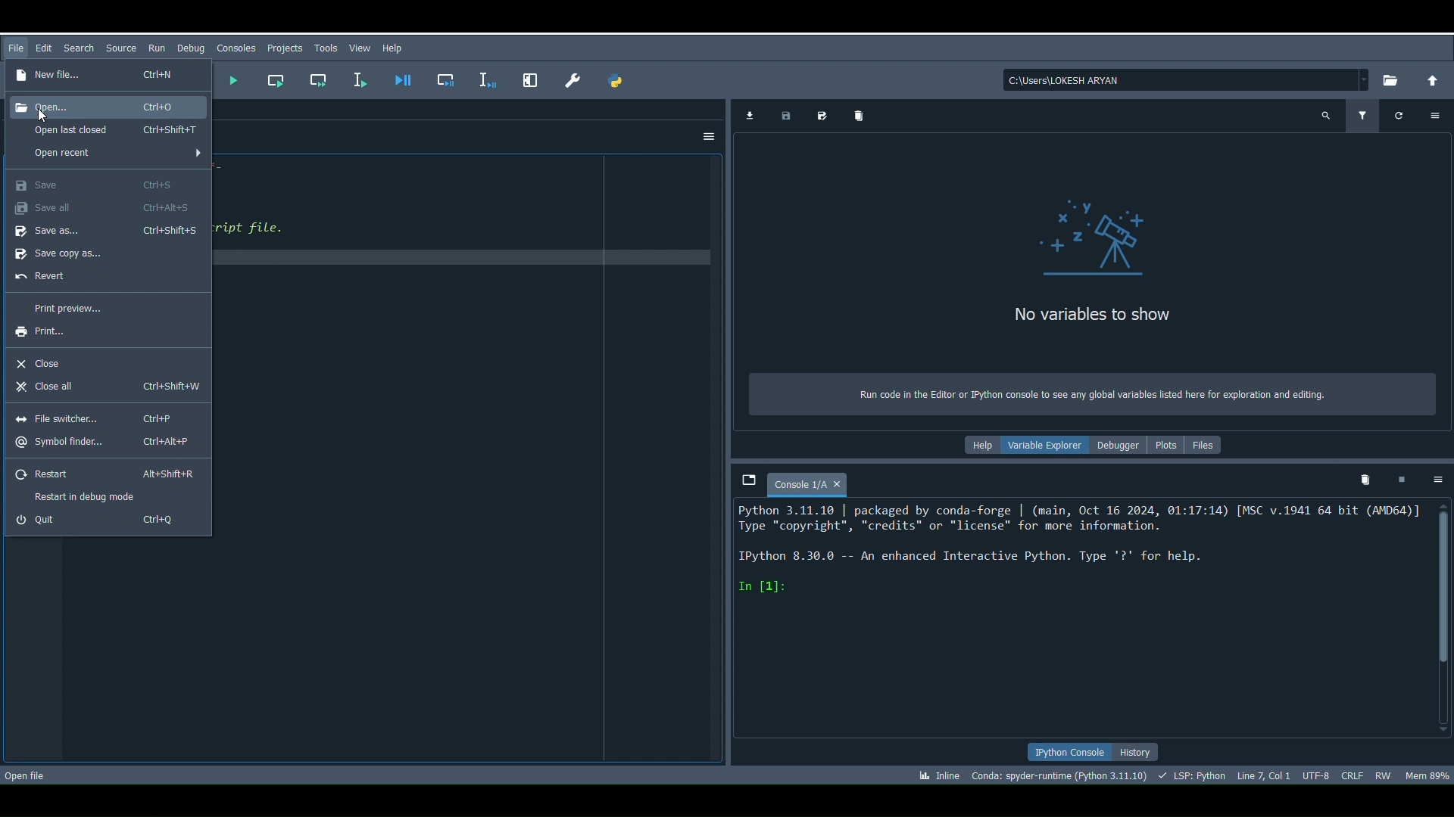  Describe the element at coordinates (323, 80) in the screenshot. I see `Run current cell and go to the next one (Shift + Return)` at that location.